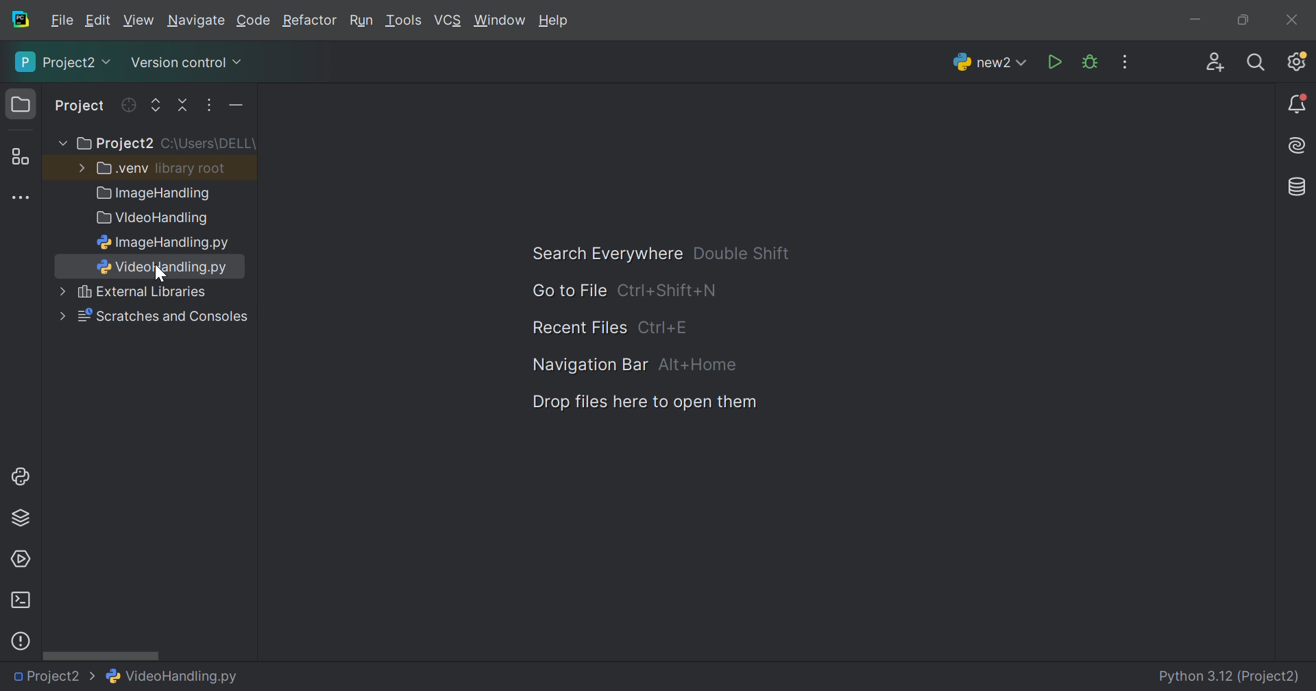 The image size is (1316, 691). I want to click on Services, so click(20, 559).